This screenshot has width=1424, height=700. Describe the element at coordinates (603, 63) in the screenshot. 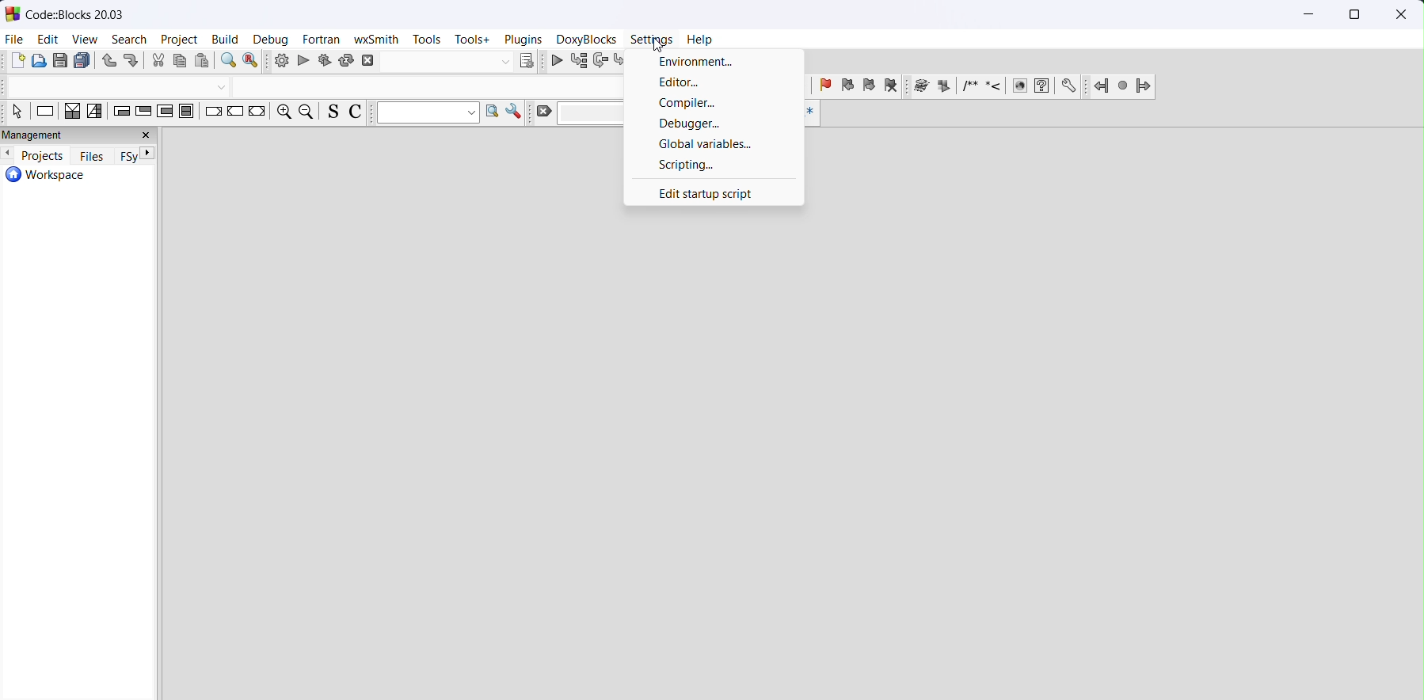

I see `next line` at that location.